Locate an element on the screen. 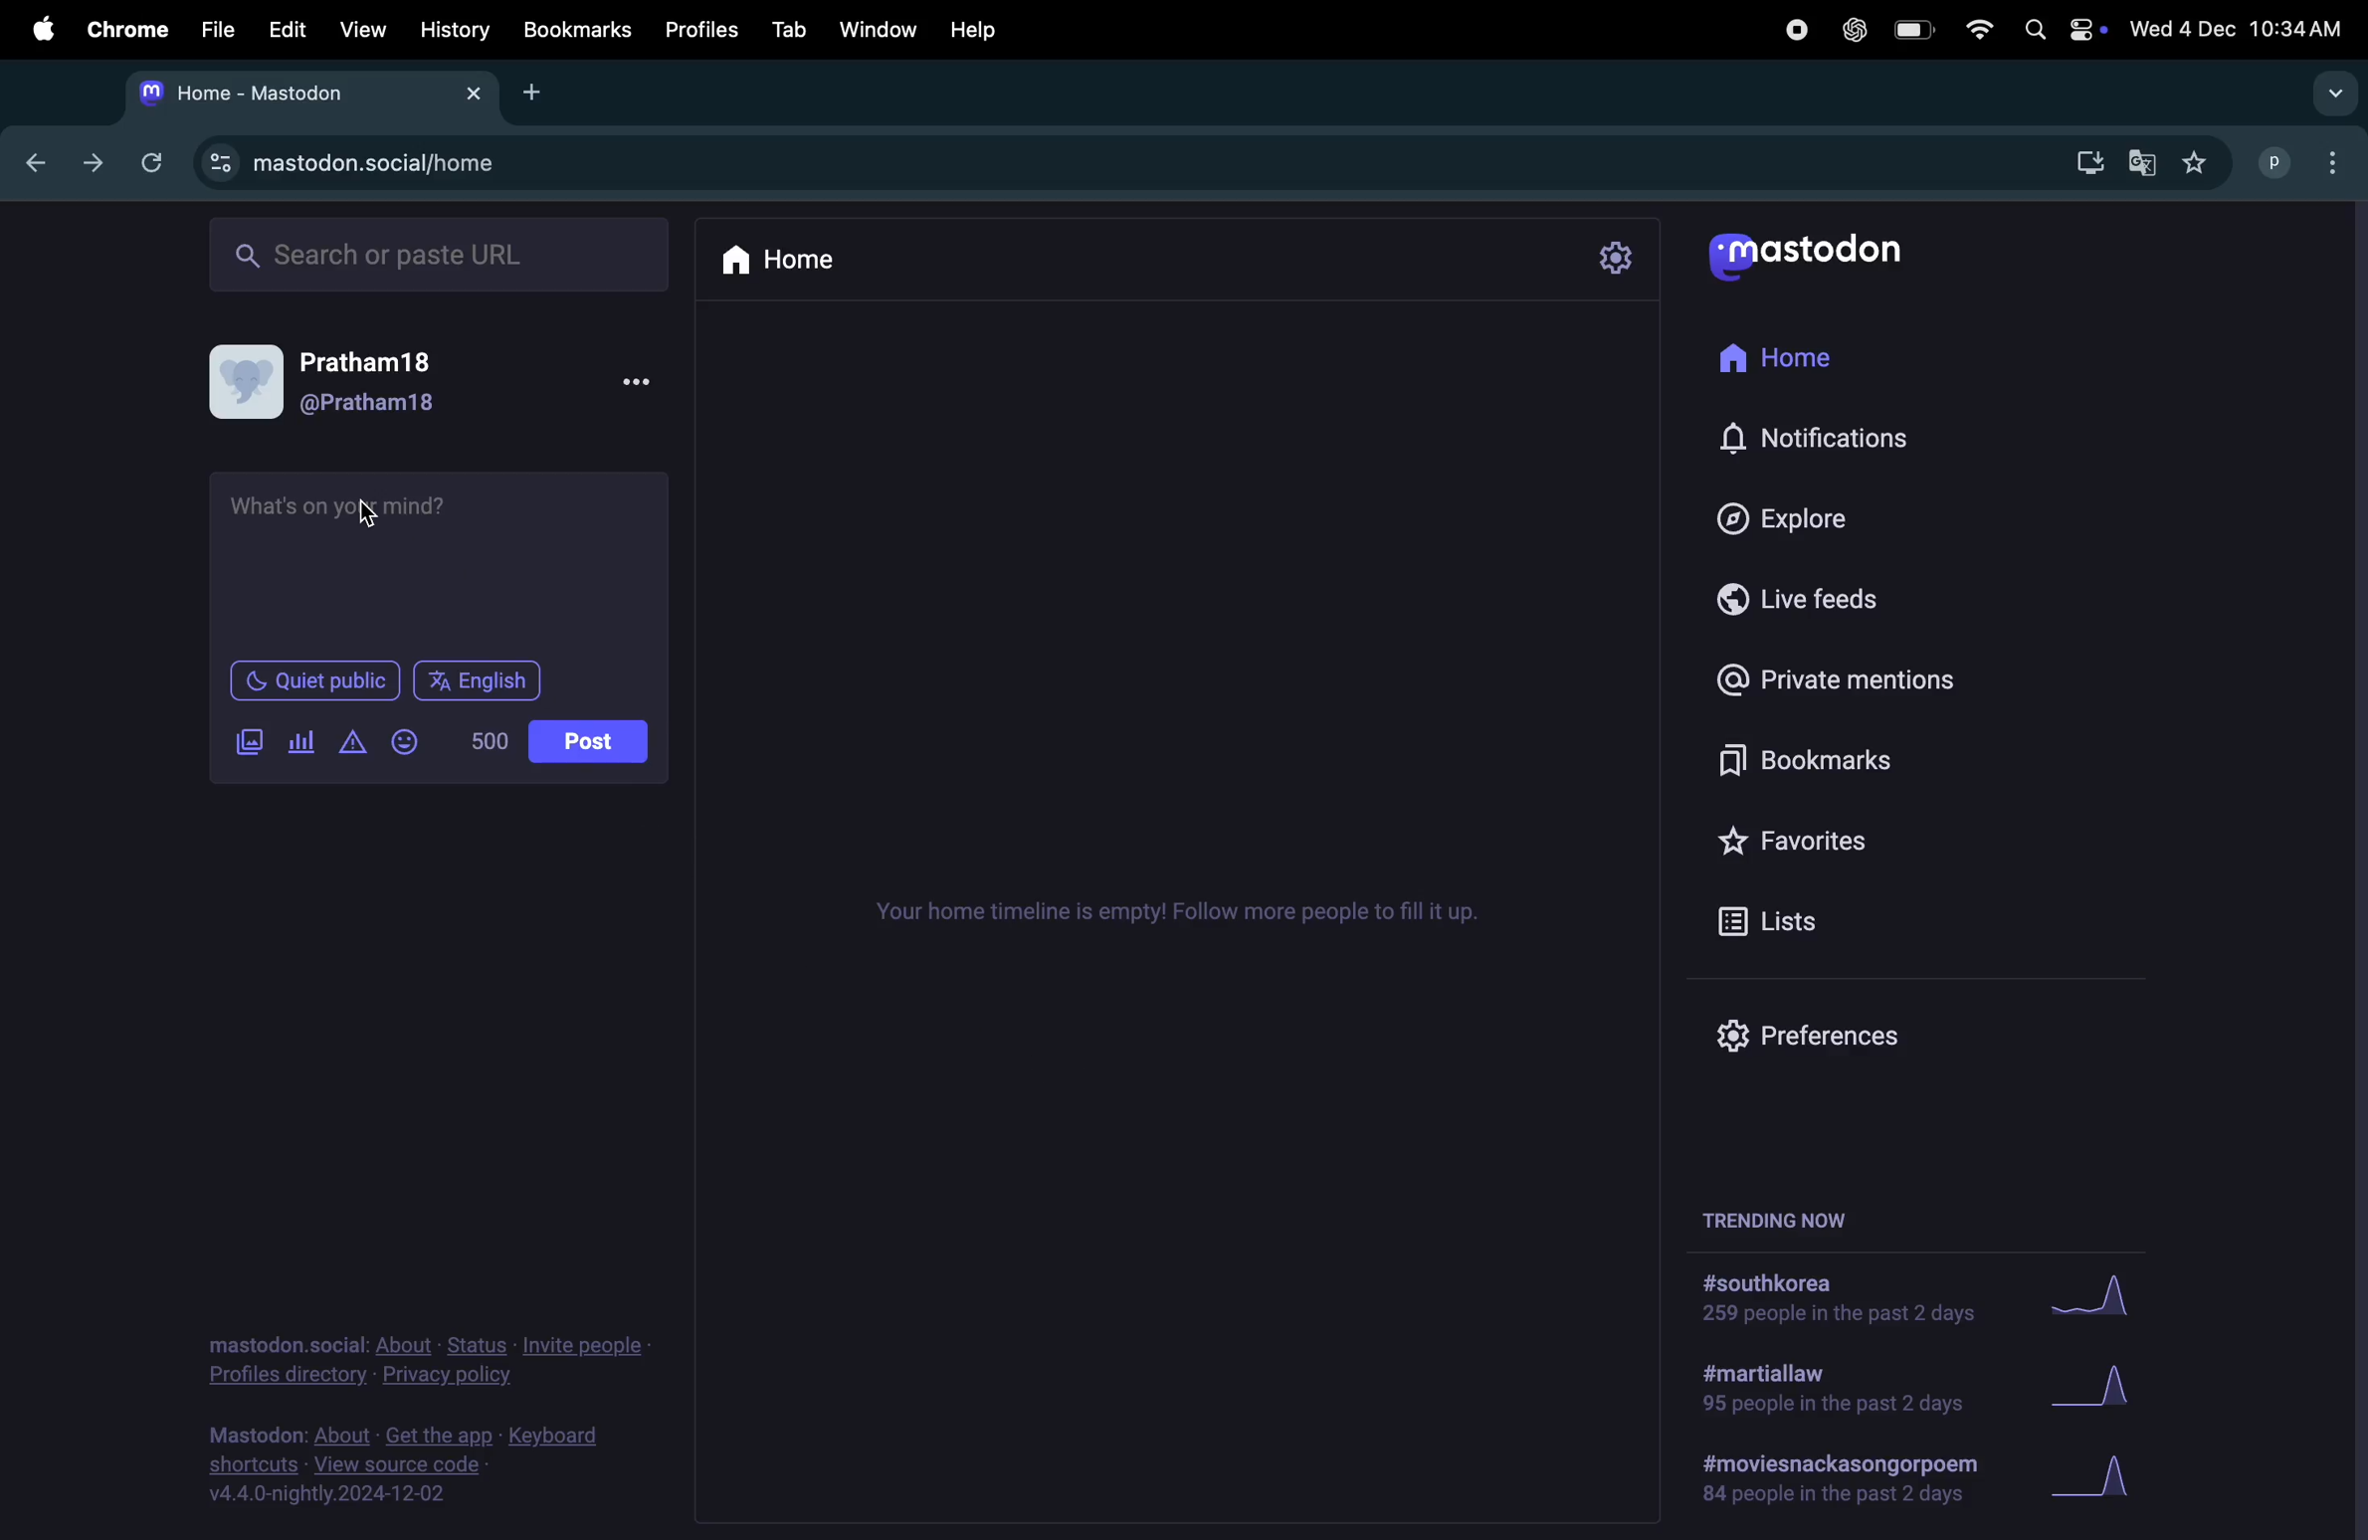 The width and height of the screenshot is (2368, 1540). Graph is located at coordinates (2108, 1388).